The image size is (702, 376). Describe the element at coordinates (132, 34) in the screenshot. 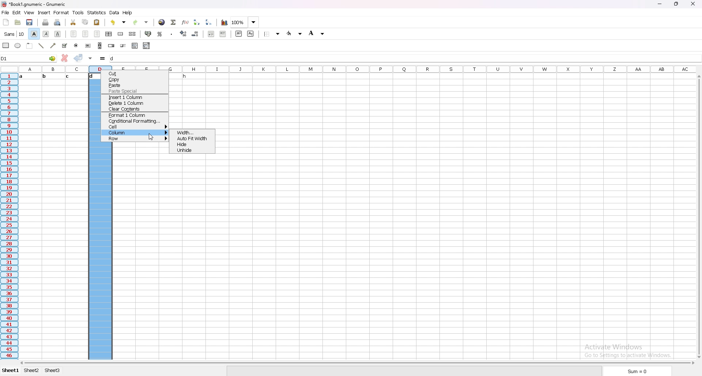

I see `split merged cell` at that location.